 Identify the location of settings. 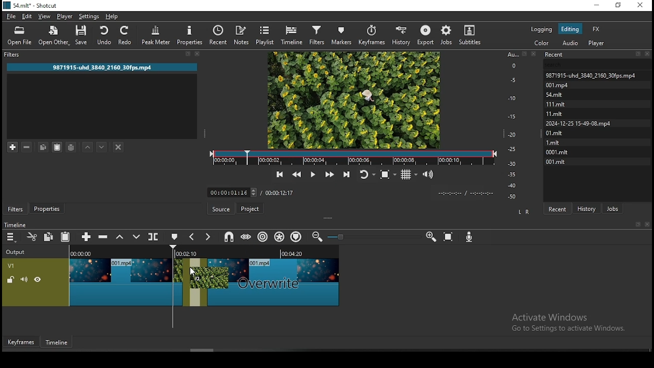
(88, 17).